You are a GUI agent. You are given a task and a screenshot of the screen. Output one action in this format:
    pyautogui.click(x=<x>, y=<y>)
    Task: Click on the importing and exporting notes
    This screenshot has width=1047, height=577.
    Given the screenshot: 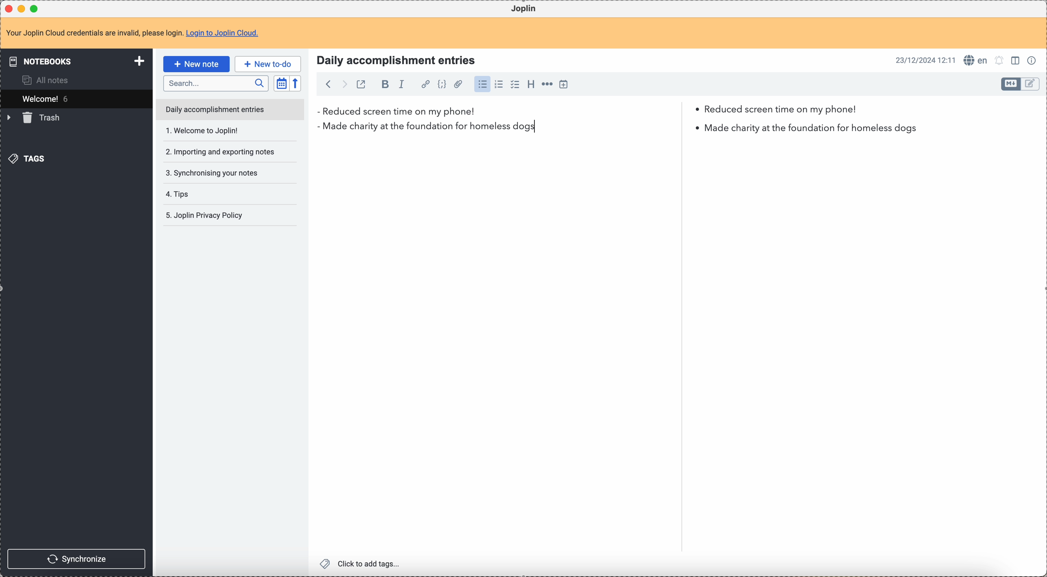 What is the action you would take?
    pyautogui.click(x=219, y=130)
    